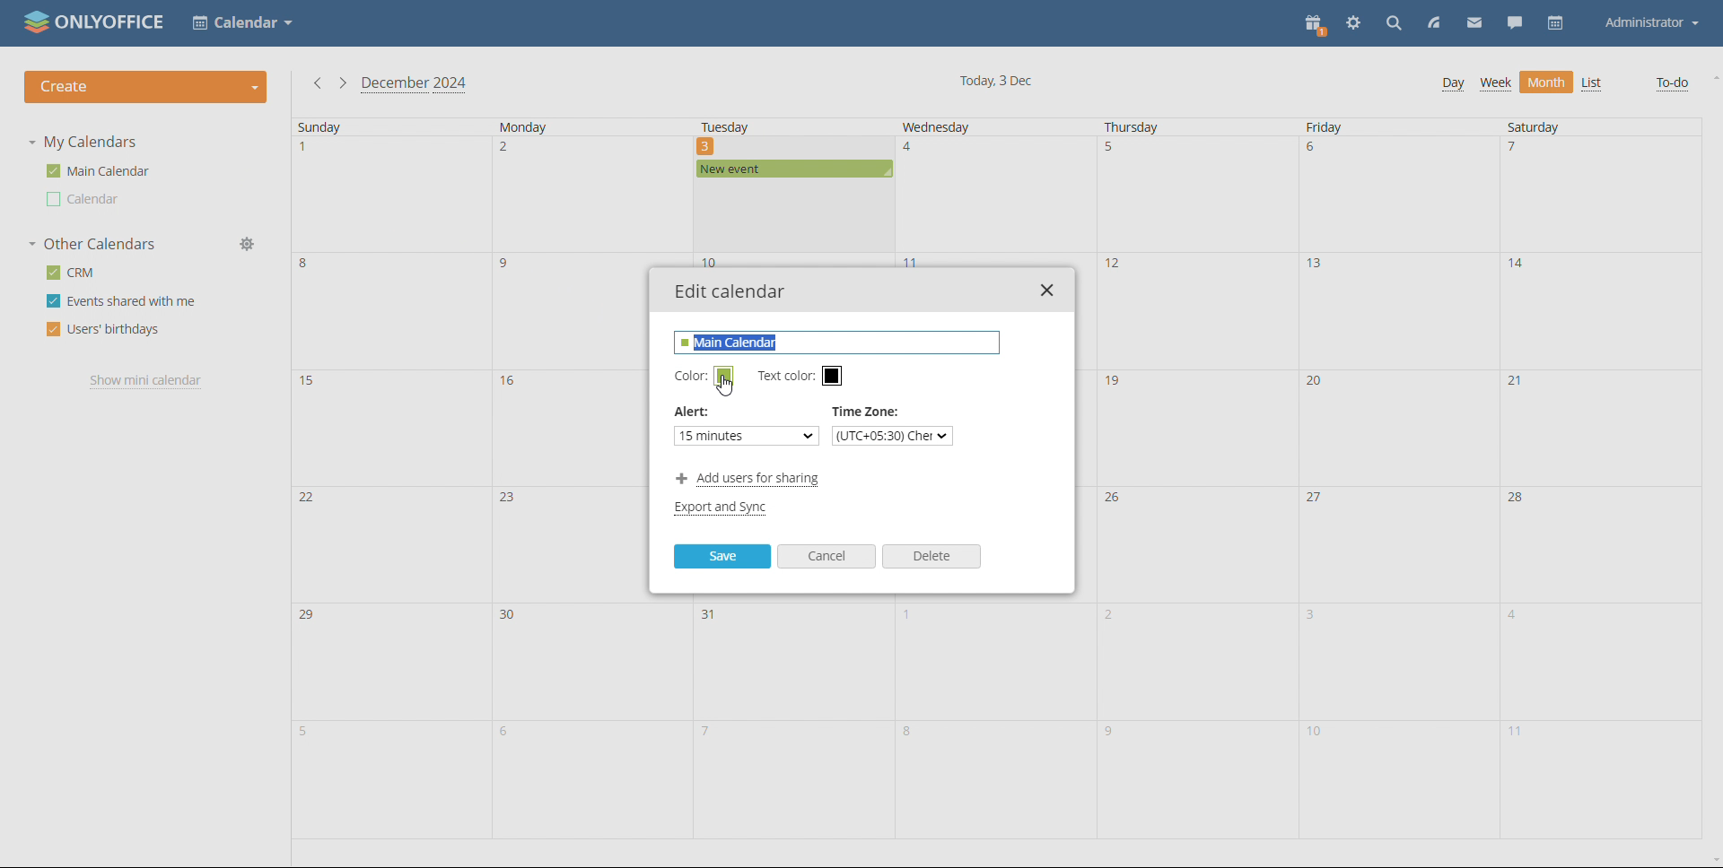 The height and width of the screenshot is (868, 1723). I want to click on date, so click(790, 220).